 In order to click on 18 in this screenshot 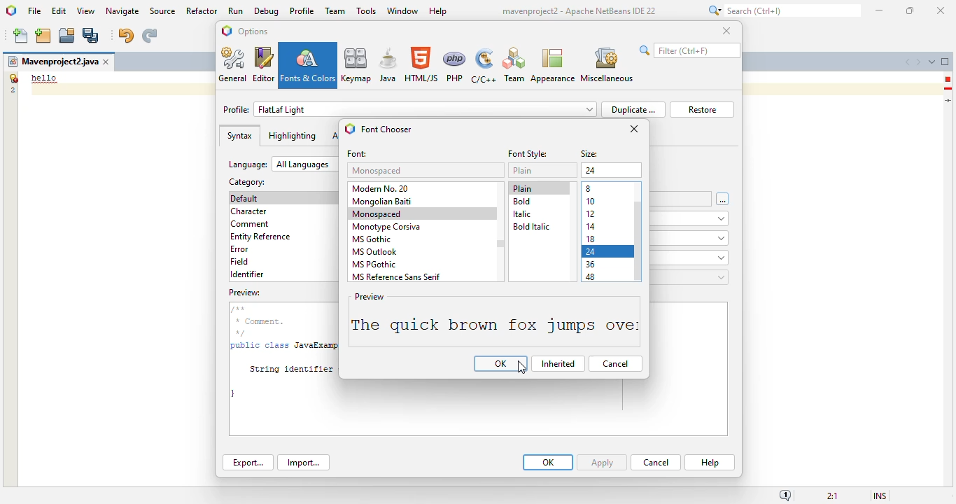, I will do `click(591, 239)`.